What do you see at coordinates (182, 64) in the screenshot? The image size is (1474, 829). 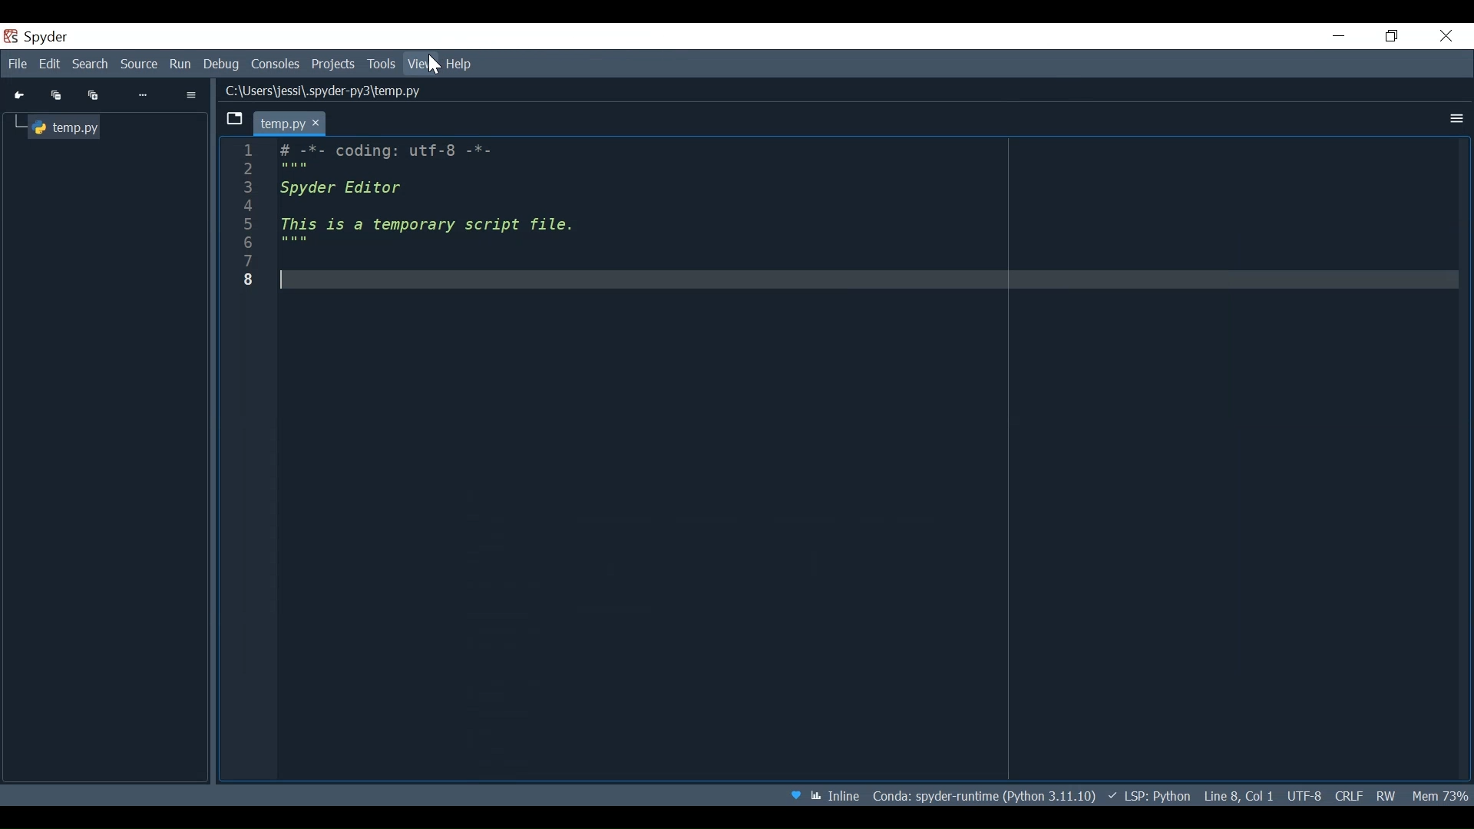 I see `Run` at bounding box center [182, 64].